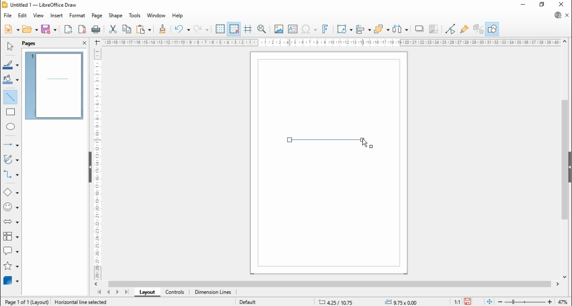 The width and height of the screenshot is (572, 306). What do you see at coordinates (543, 5) in the screenshot?
I see `restore` at bounding box center [543, 5].